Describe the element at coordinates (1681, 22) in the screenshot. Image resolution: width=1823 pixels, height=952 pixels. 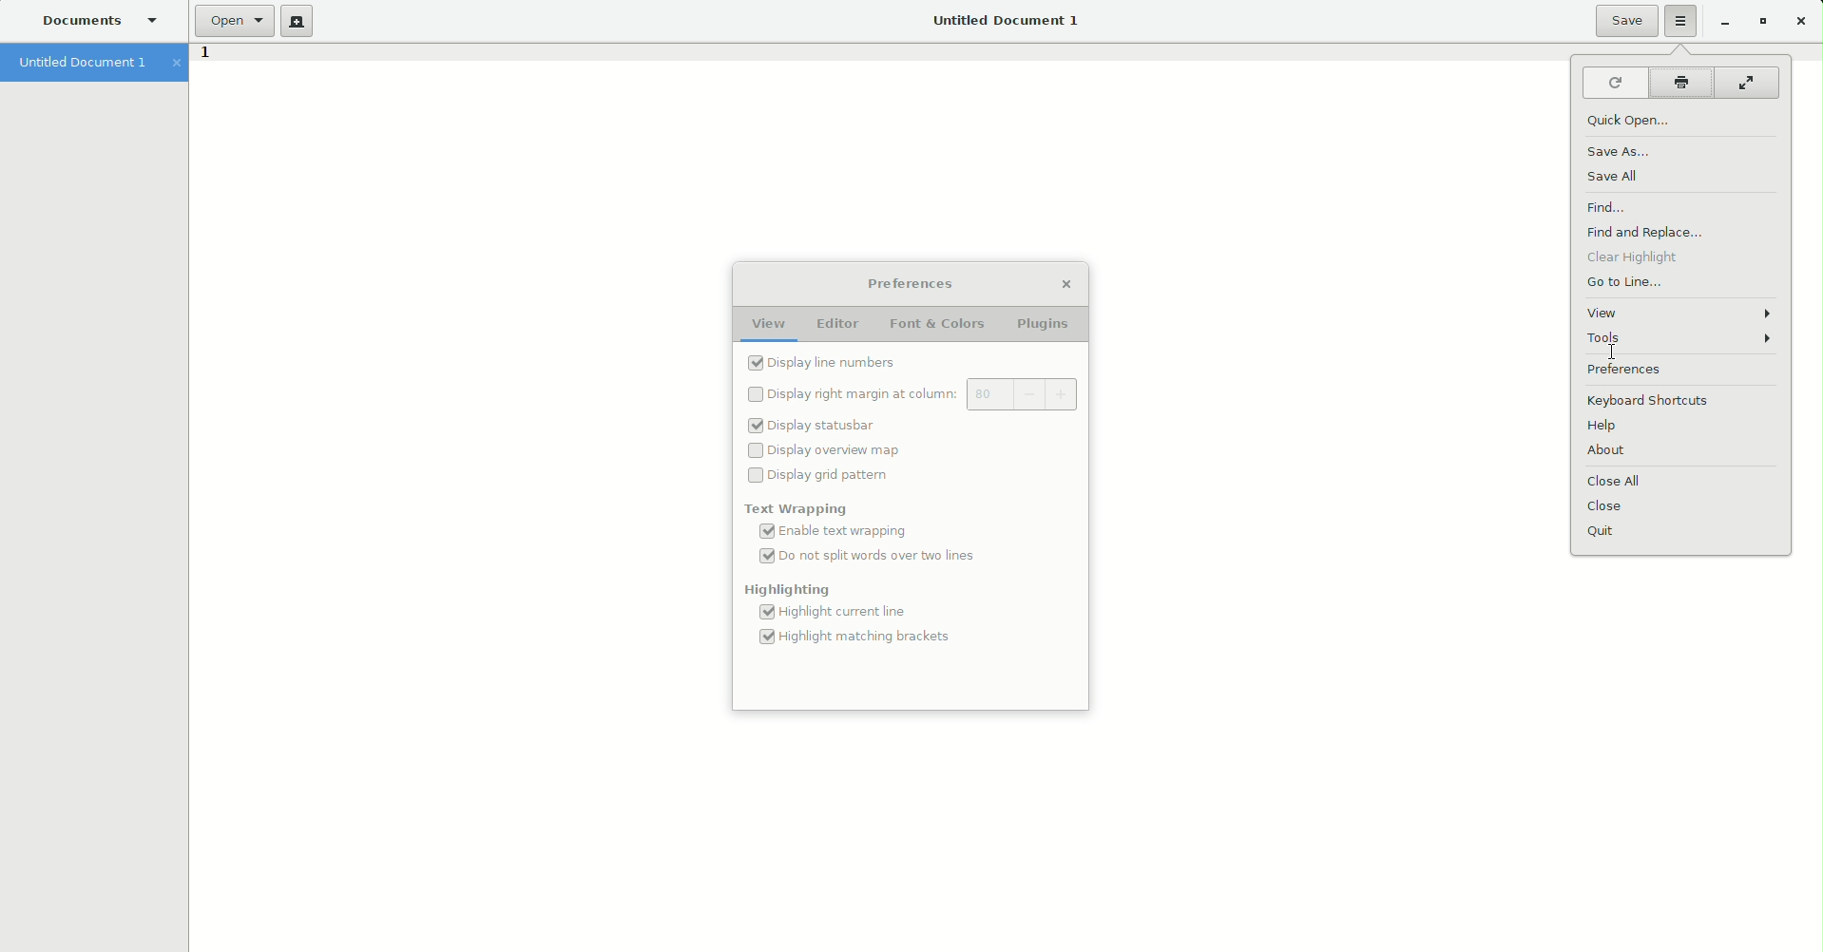
I see `Options` at that location.